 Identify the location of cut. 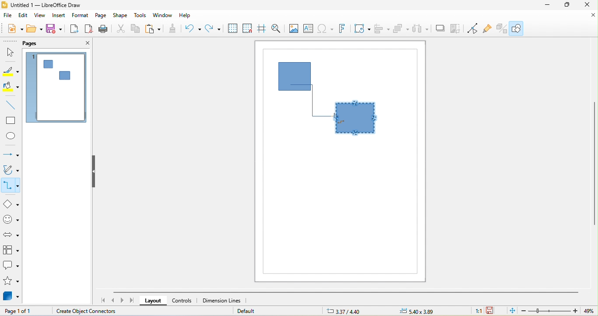
(120, 29).